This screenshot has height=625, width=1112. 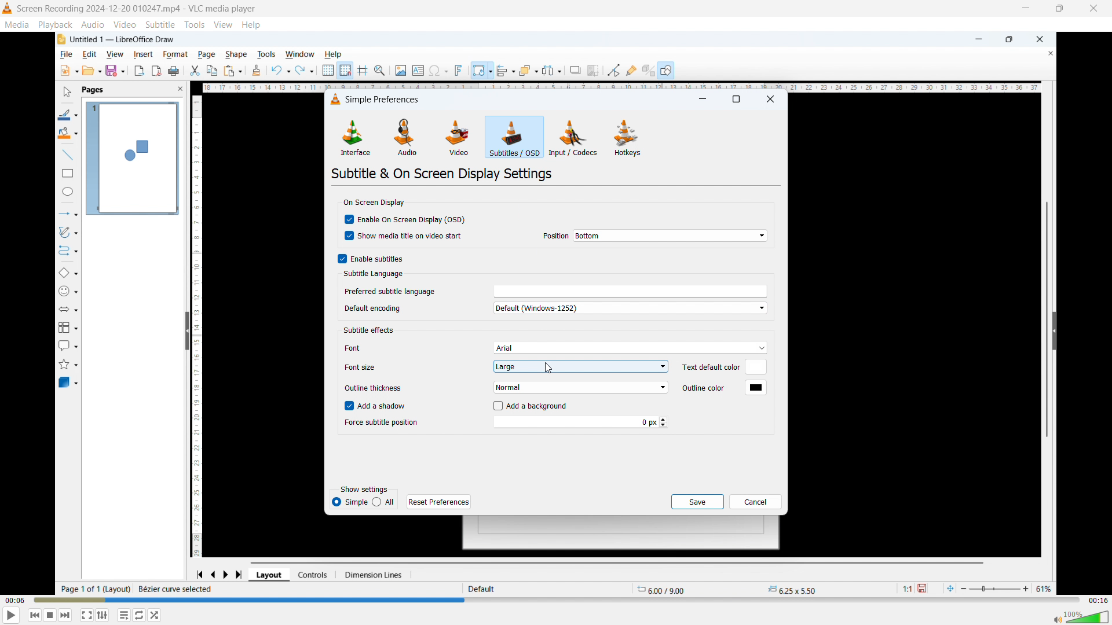 What do you see at coordinates (16, 25) in the screenshot?
I see `Media ` at bounding box center [16, 25].